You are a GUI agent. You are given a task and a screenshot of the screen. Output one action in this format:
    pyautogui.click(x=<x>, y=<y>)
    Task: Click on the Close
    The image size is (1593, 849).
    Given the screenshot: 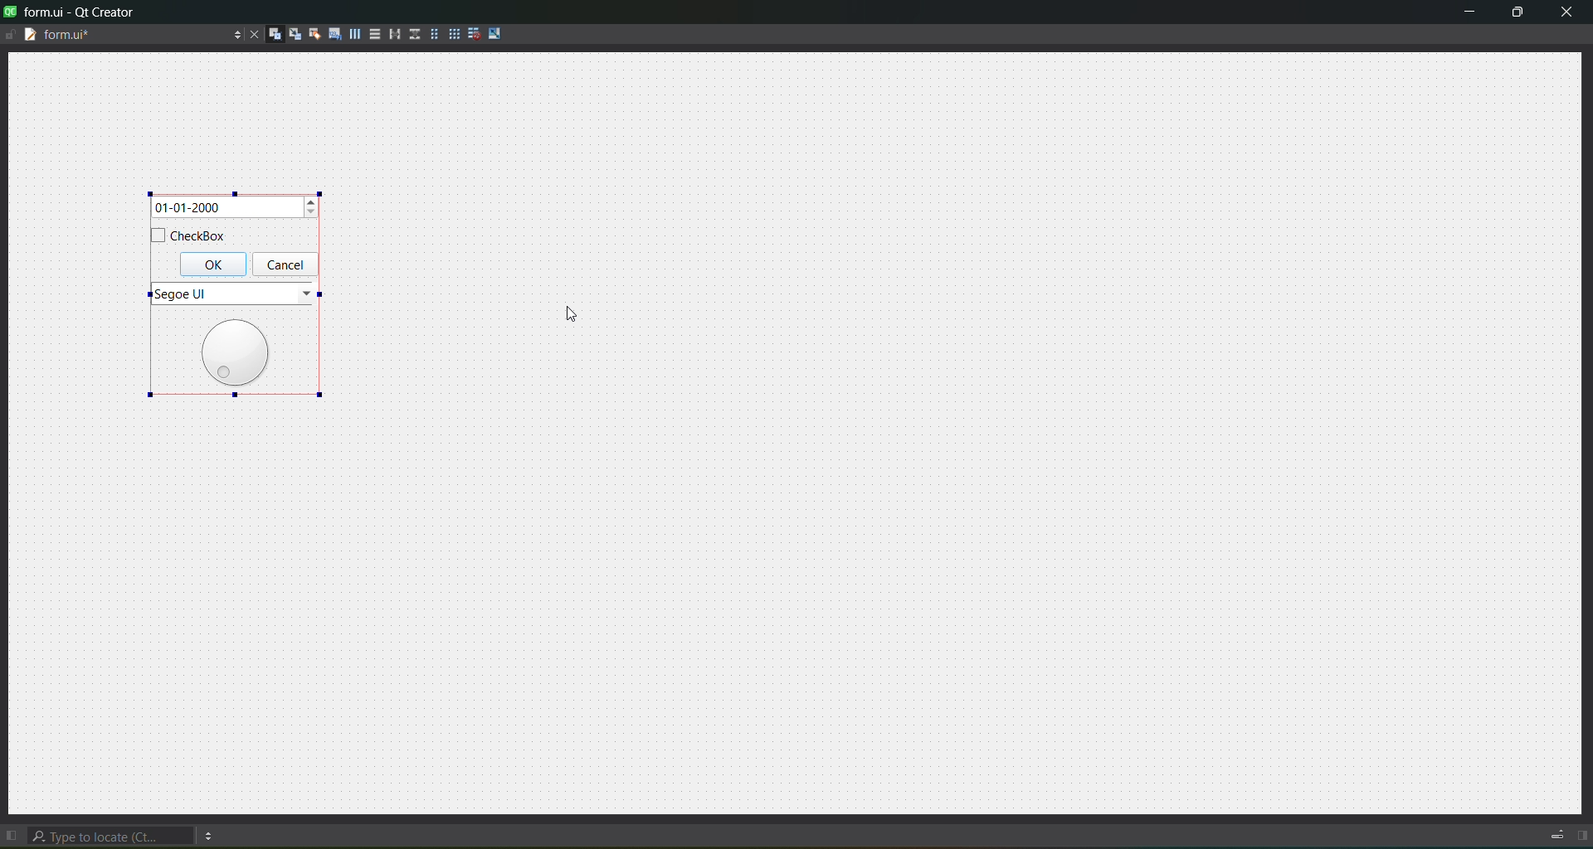 What is the action you would take?
    pyautogui.click(x=251, y=33)
    